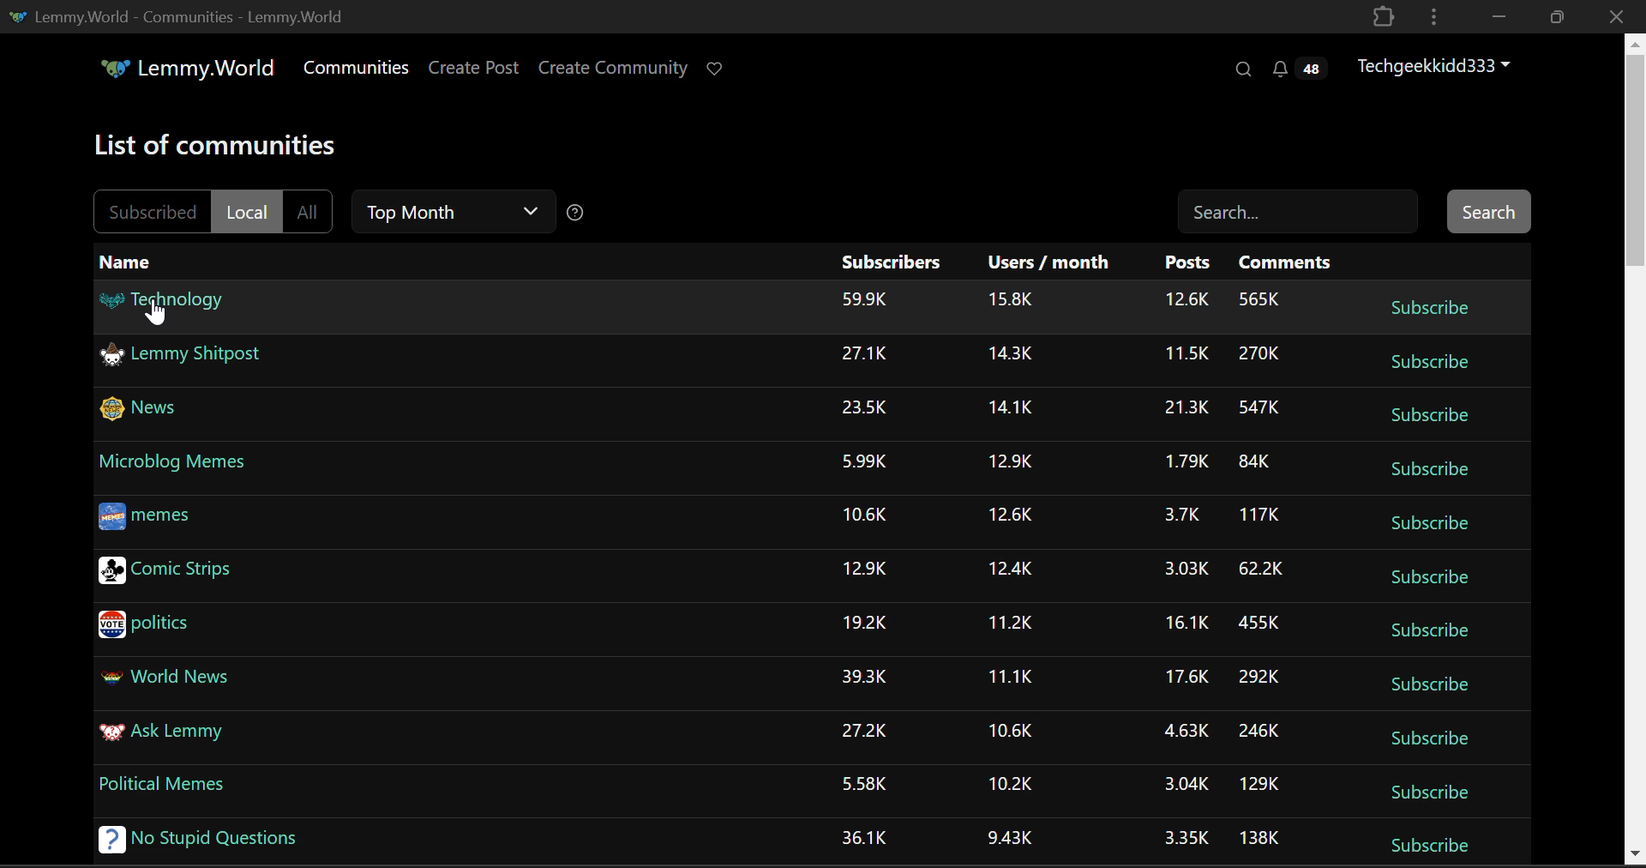  Describe the element at coordinates (1008, 463) in the screenshot. I see `Amount` at that location.